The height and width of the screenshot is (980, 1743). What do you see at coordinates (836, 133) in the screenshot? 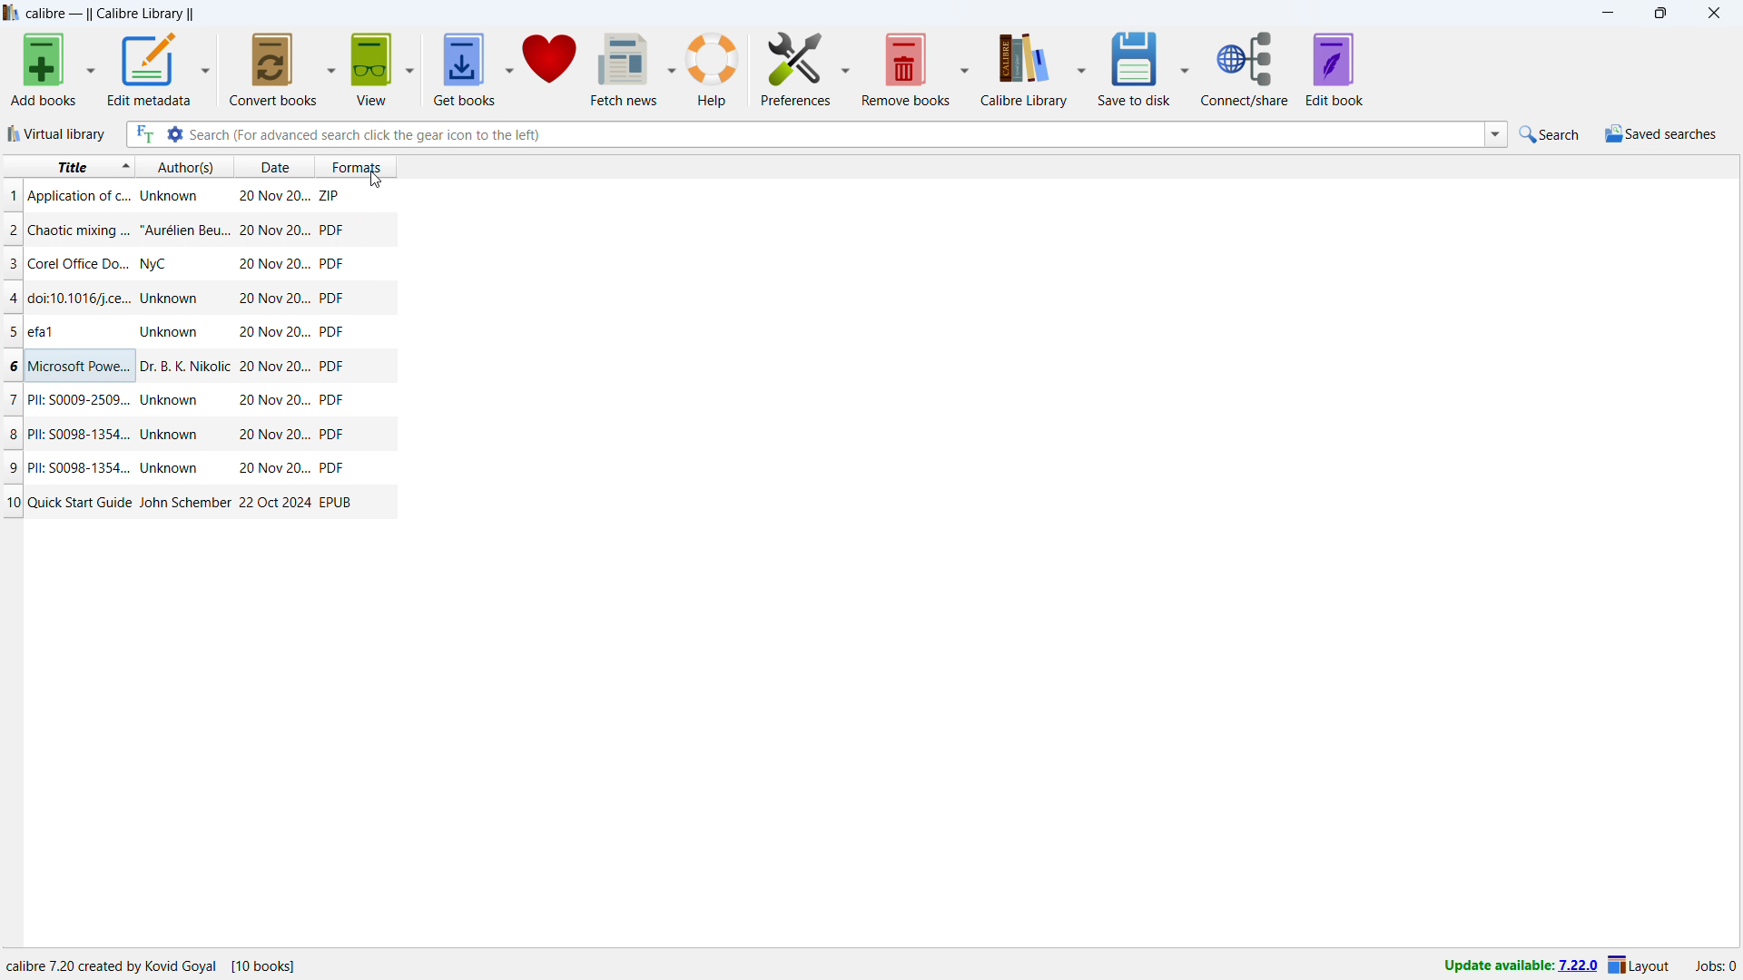
I see `enter search string` at bounding box center [836, 133].